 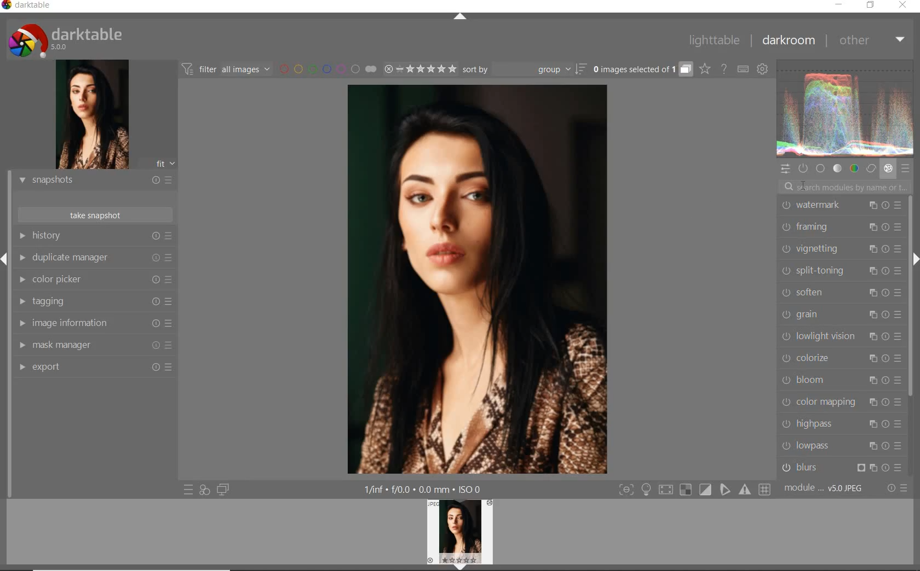 What do you see at coordinates (478, 280) in the screenshot?
I see `selected image` at bounding box center [478, 280].